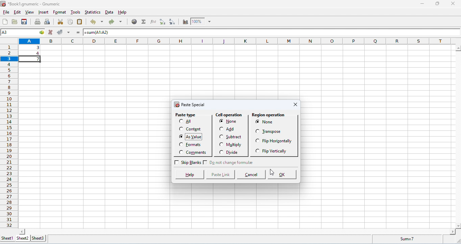 This screenshot has height=244, width=461. I want to click on Checkbox, so click(221, 121).